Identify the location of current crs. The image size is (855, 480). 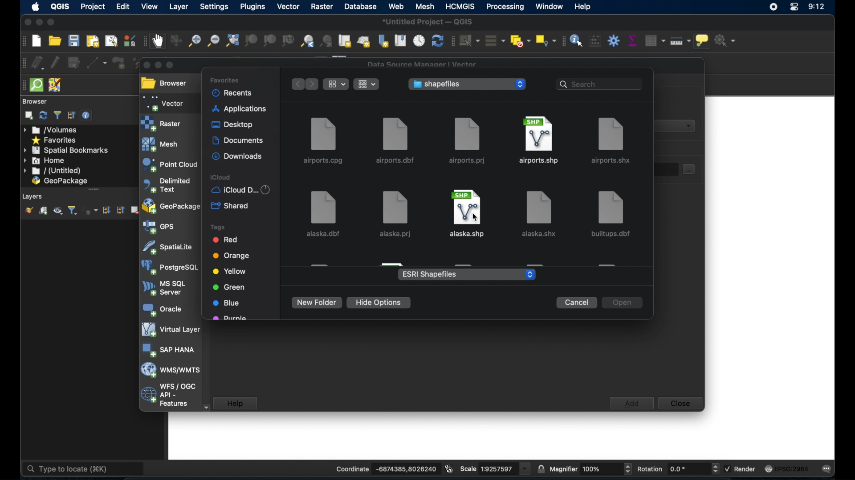
(786, 469).